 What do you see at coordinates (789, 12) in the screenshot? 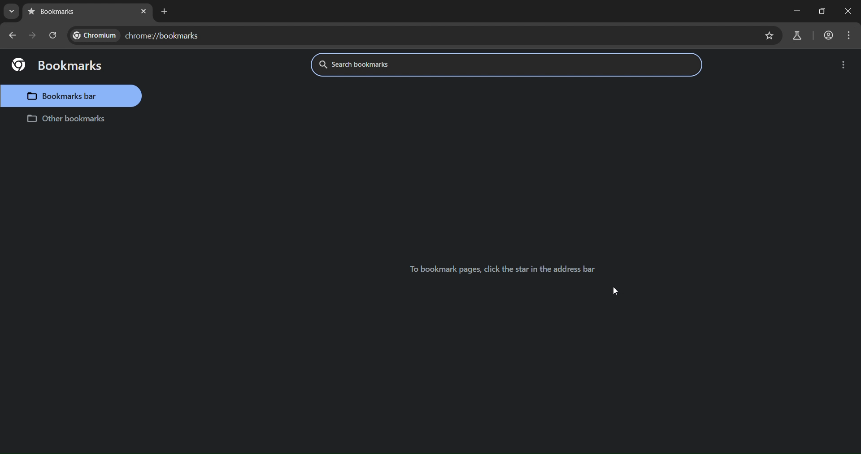
I see `minimize` at bounding box center [789, 12].